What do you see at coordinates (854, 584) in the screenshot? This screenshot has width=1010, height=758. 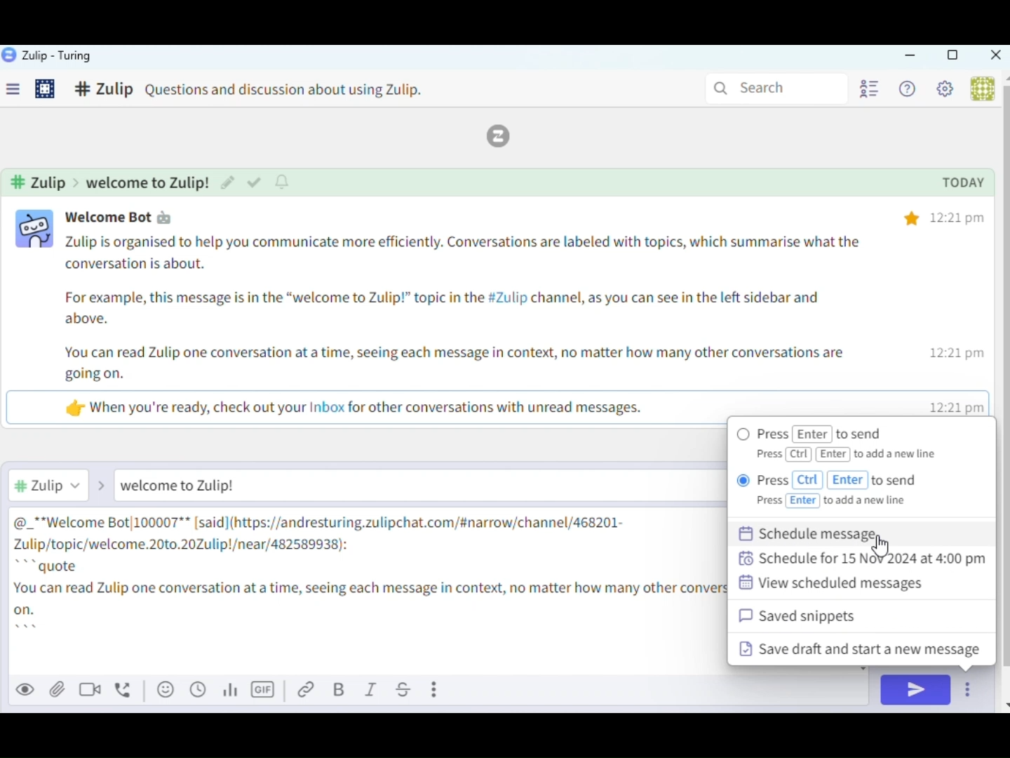 I see `View scheduled messages` at bounding box center [854, 584].